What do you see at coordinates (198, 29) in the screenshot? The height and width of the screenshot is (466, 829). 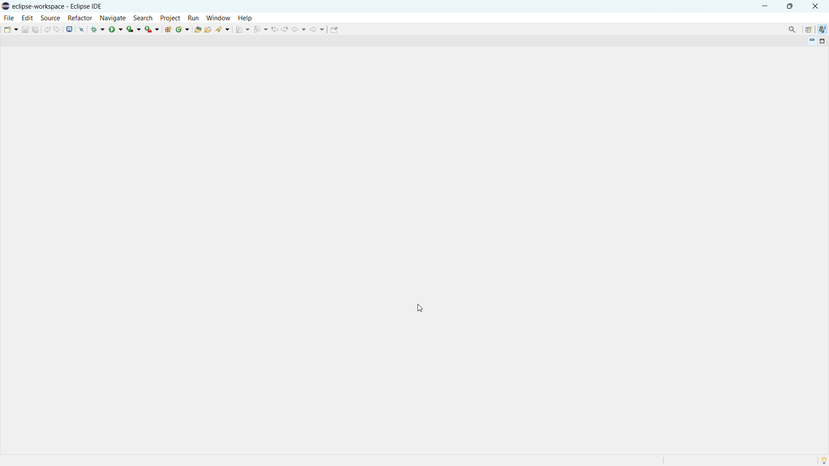 I see `open type` at bounding box center [198, 29].